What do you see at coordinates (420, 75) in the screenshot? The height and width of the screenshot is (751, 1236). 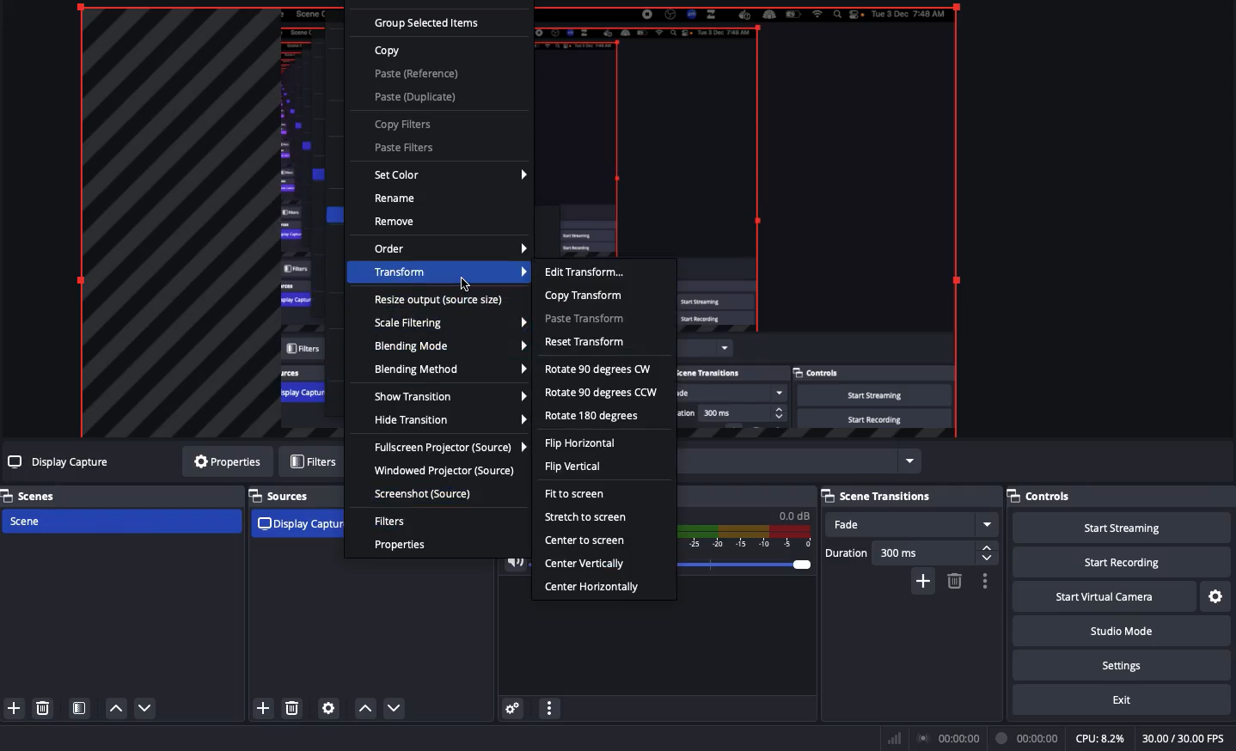 I see `Paste` at bounding box center [420, 75].